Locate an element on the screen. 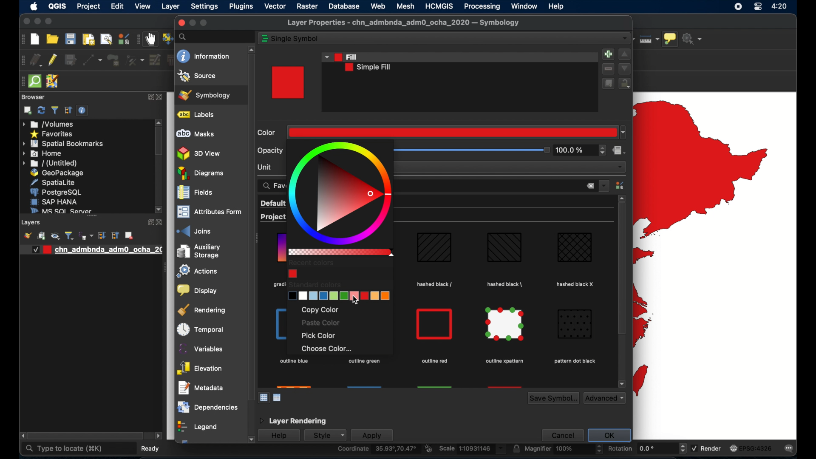 The image size is (816, 459). move up is located at coordinates (625, 55).